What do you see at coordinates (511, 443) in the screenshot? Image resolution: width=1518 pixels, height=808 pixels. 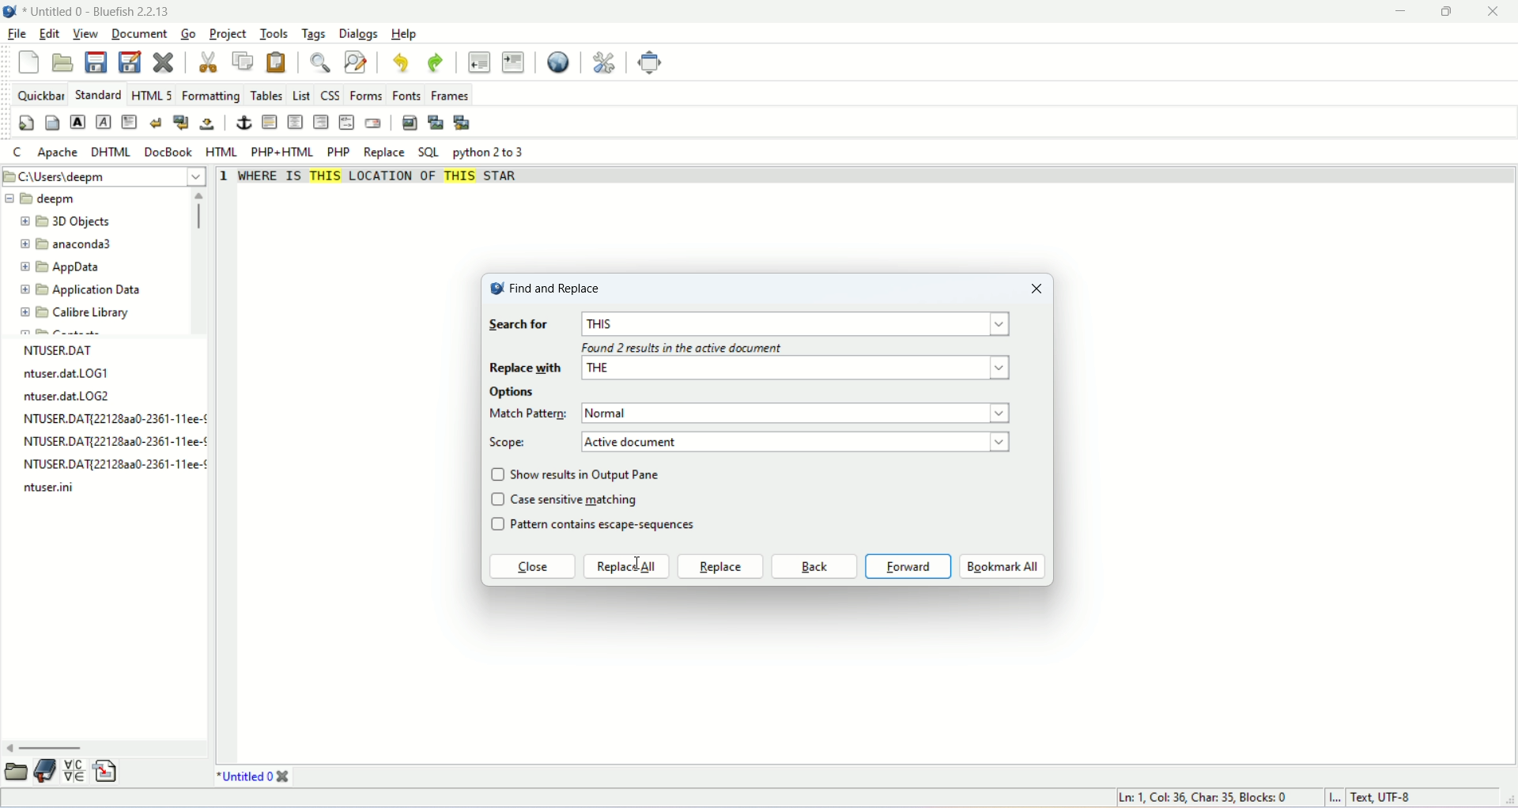 I see `scope` at bounding box center [511, 443].